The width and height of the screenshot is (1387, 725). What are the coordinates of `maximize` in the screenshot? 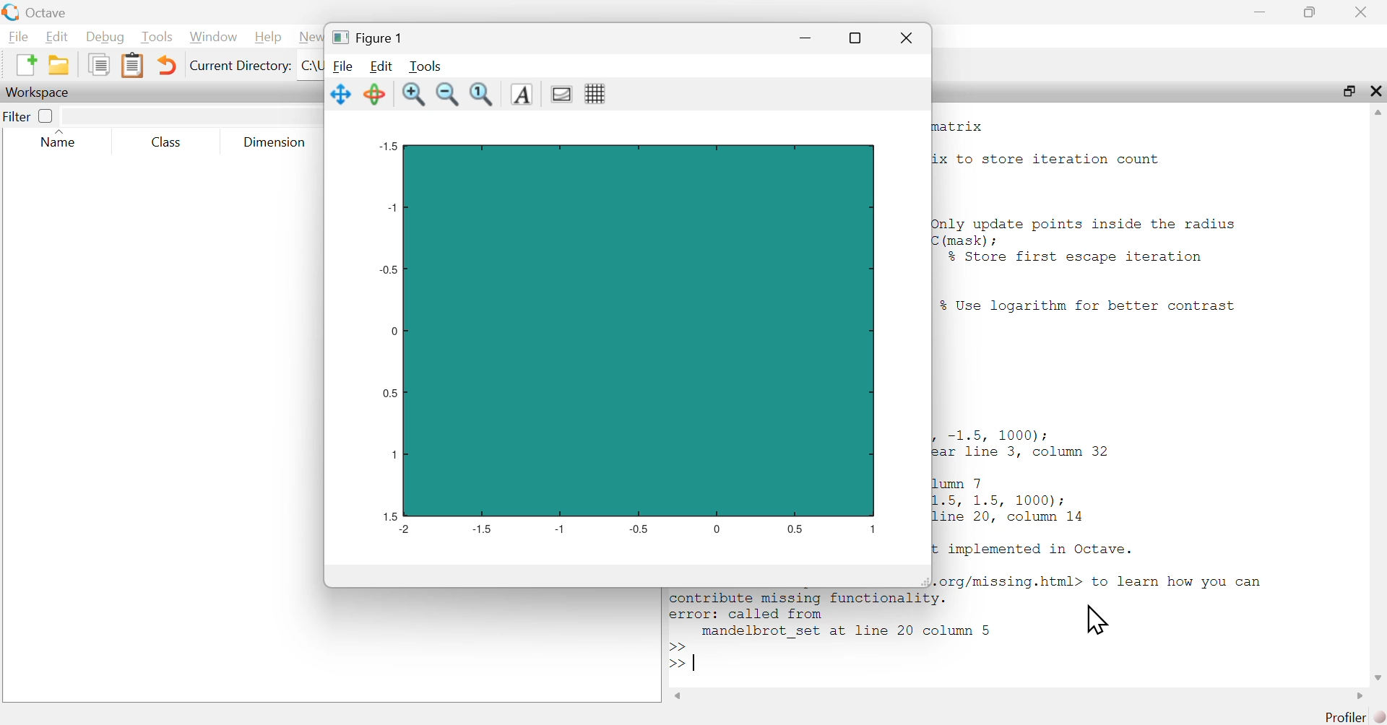 It's located at (853, 38).